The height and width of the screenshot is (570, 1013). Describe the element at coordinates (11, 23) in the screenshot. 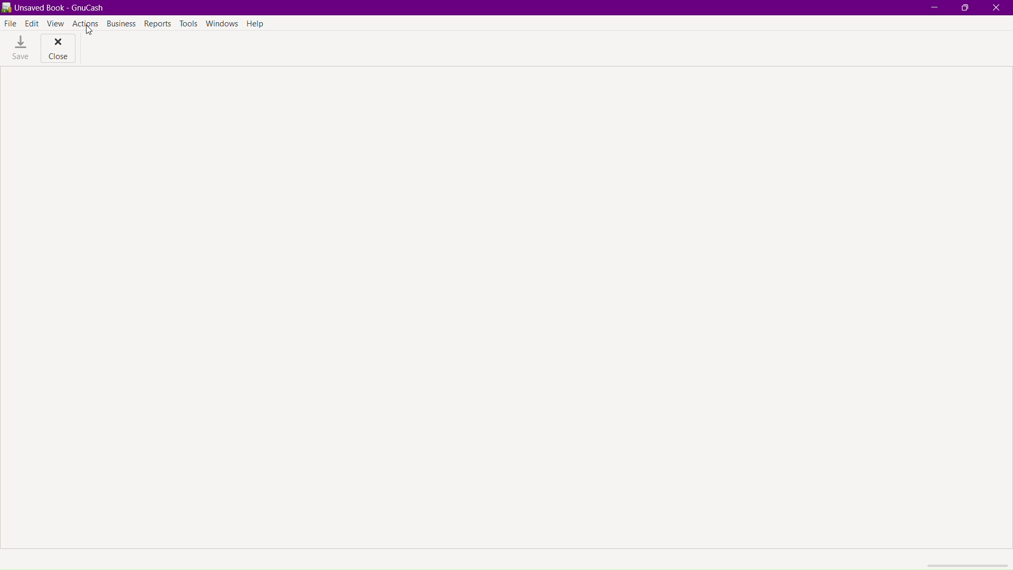

I see `File` at that location.